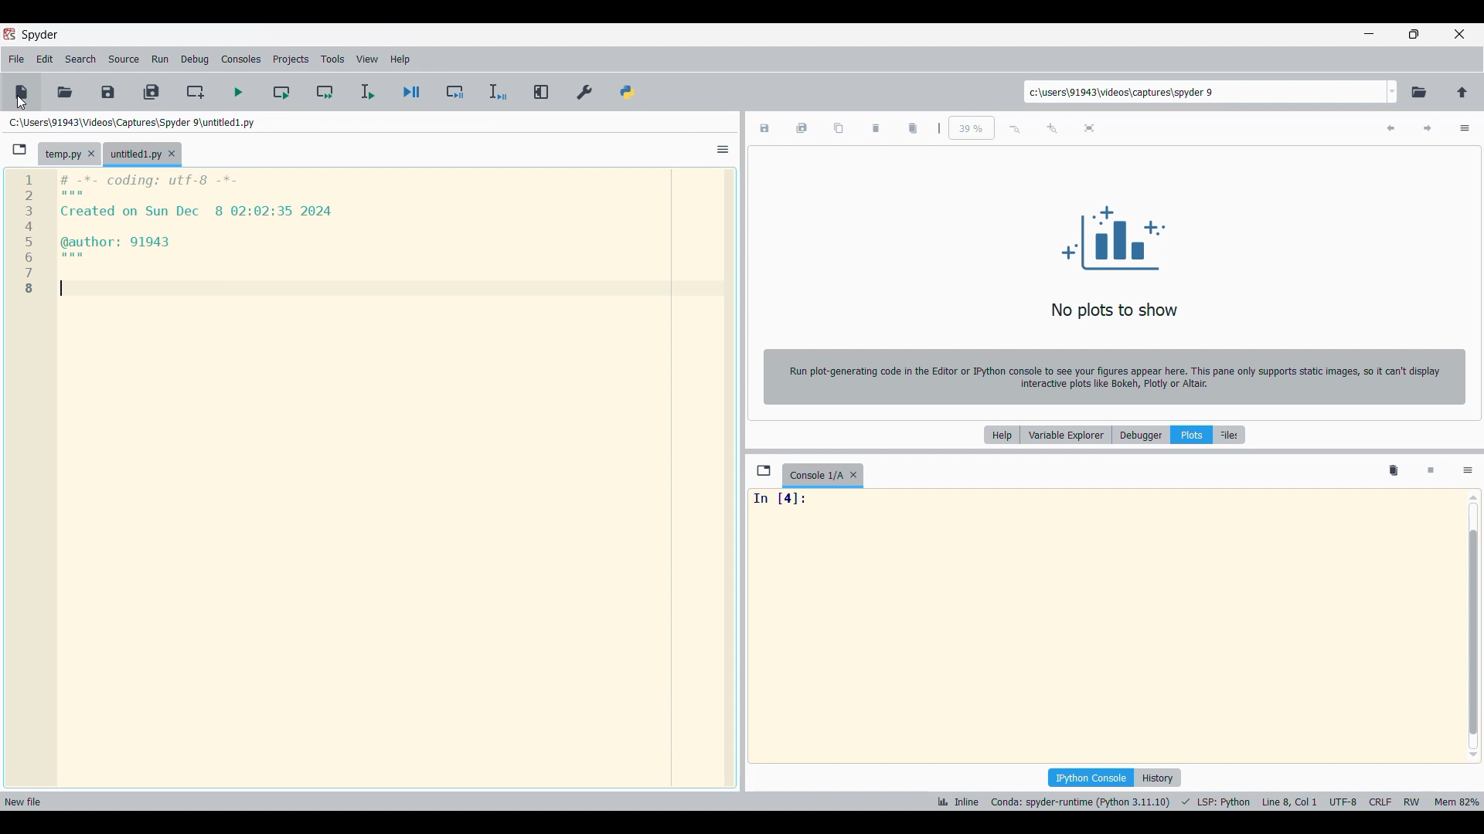  I want to click on Debug selection/current line, so click(497, 92).